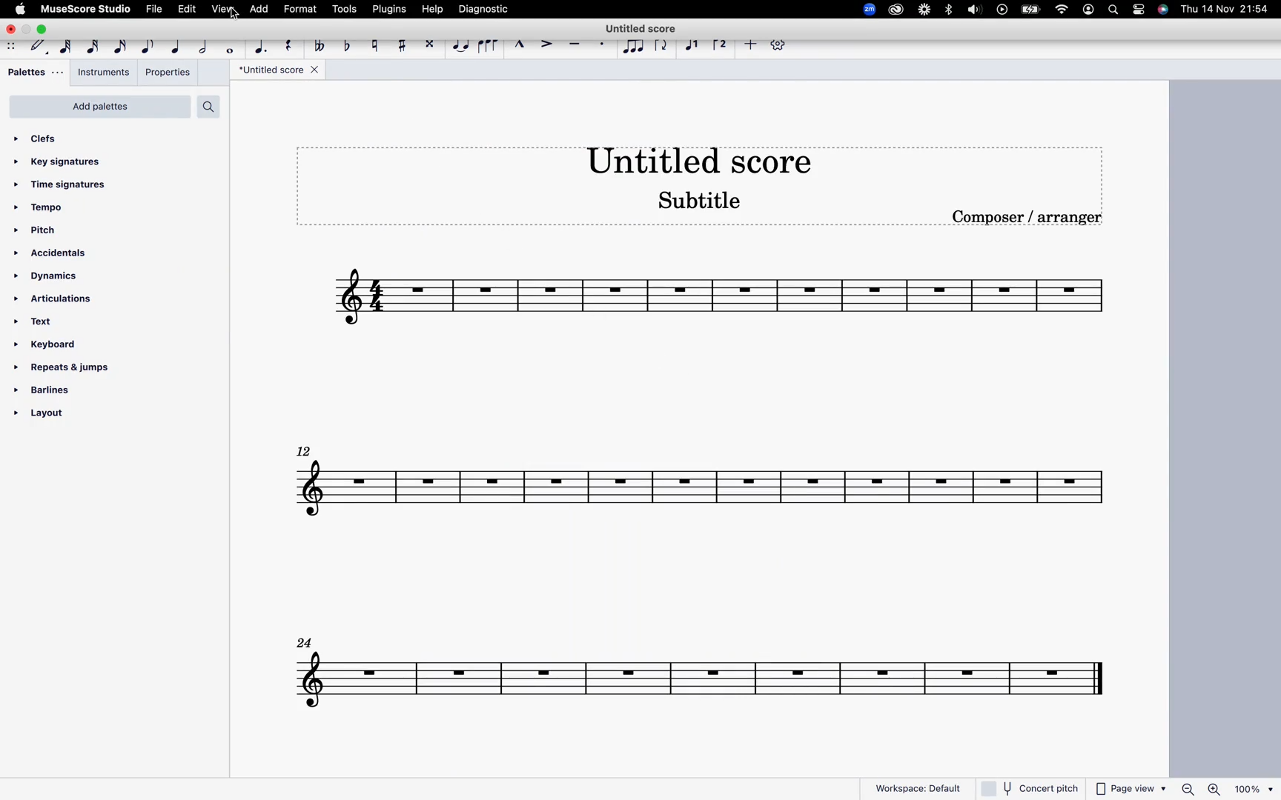 This screenshot has height=800, width=1281. Describe the element at coordinates (343, 11) in the screenshot. I see `tools` at that location.